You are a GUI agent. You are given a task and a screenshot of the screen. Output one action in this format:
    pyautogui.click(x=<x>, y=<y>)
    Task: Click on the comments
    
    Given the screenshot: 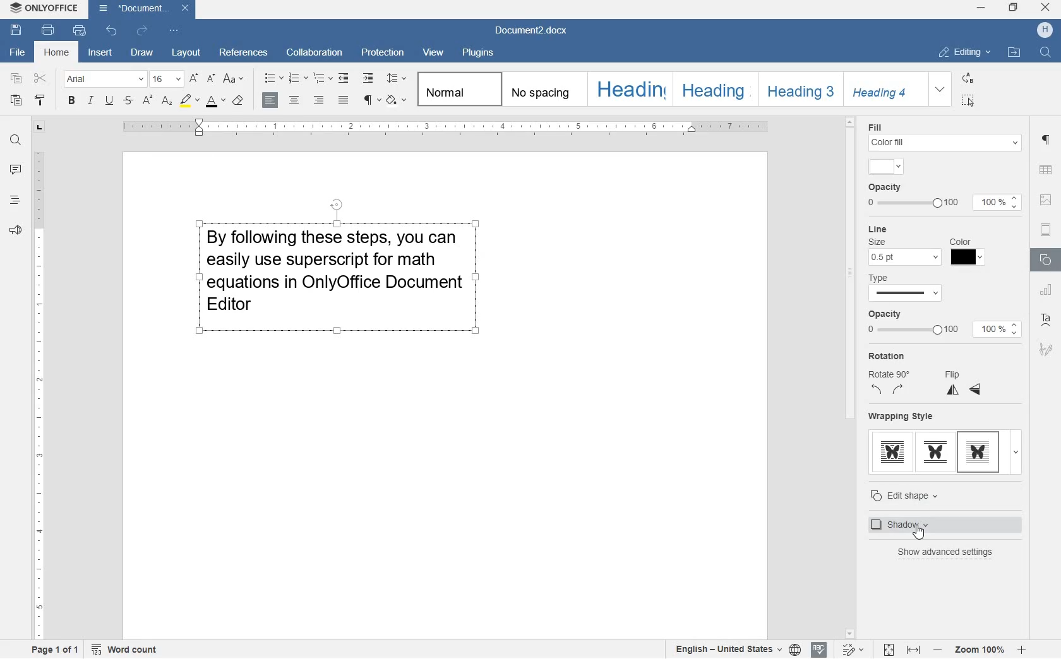 What is the action you would take?
    pyautogui.click(x=15, y=170)
    